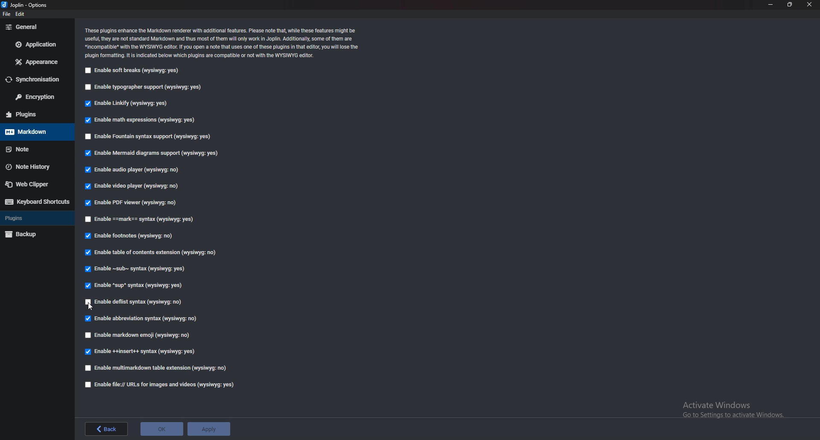  I want to click on general, so click(37, 26).